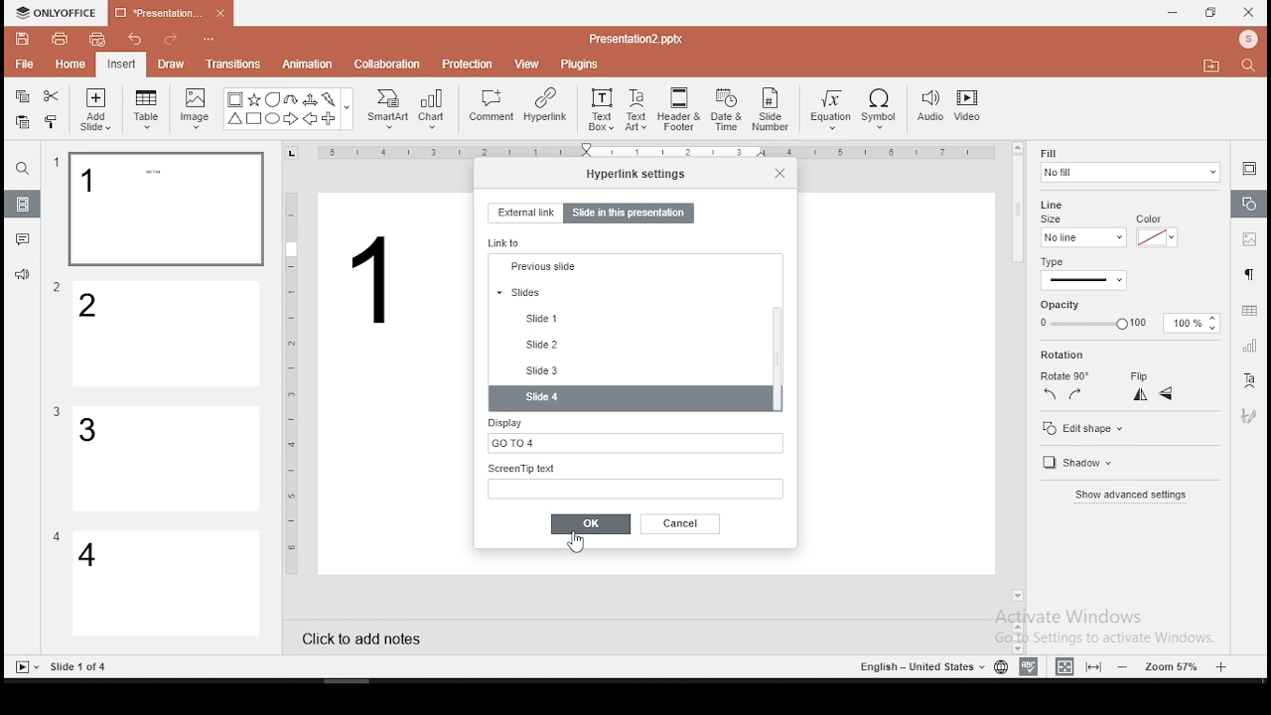 The width and height of the screenshot is (1271, 715). I want to click on collaboration, so click(389, 63).